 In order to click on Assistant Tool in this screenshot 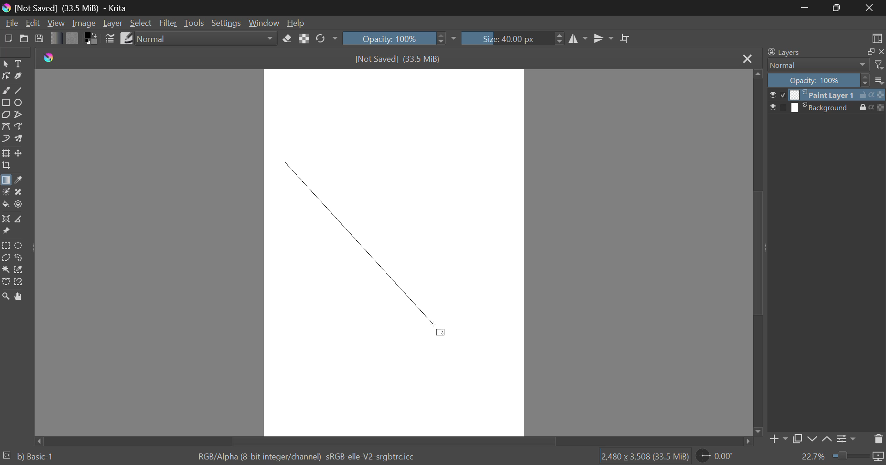, I will do `click(6, 220)`.